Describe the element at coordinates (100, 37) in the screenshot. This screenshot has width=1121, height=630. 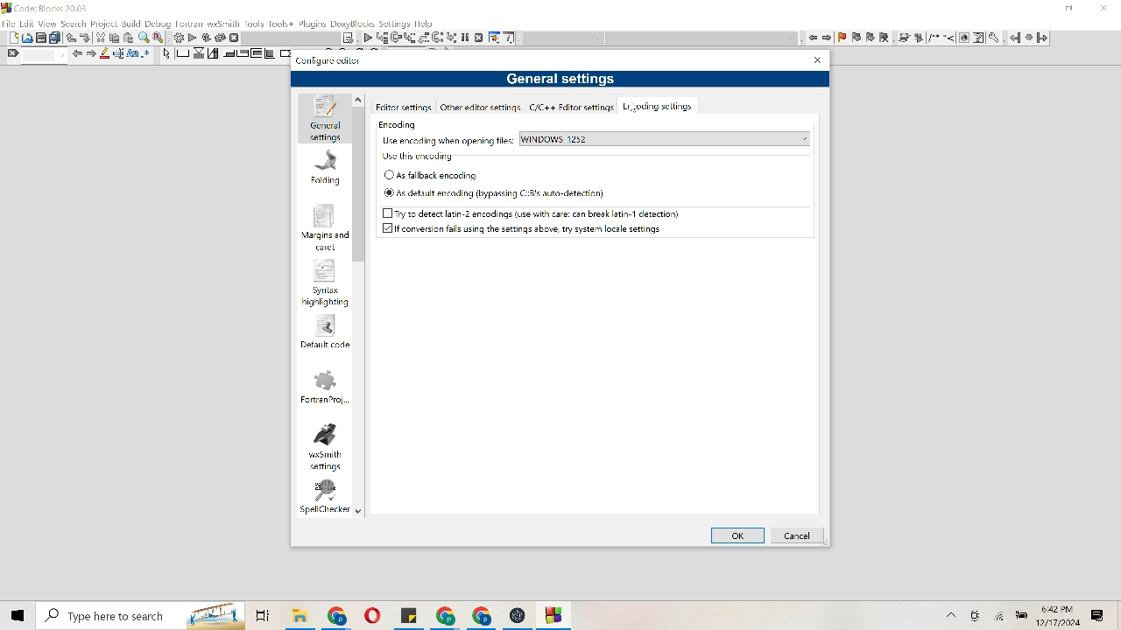
I see `Trim` at that location.